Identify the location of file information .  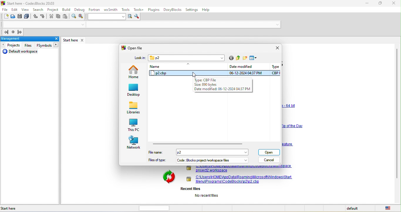
(222, 85).